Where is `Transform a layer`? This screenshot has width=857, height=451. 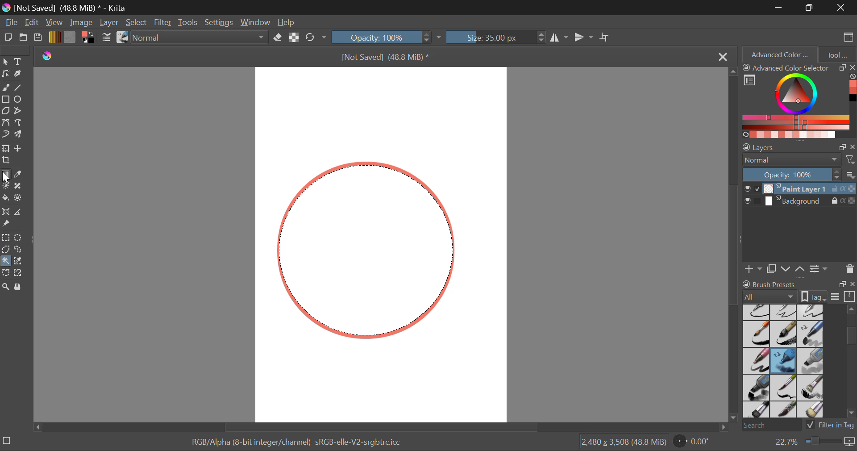
Transform a layer is located at coordinates (5, 148).